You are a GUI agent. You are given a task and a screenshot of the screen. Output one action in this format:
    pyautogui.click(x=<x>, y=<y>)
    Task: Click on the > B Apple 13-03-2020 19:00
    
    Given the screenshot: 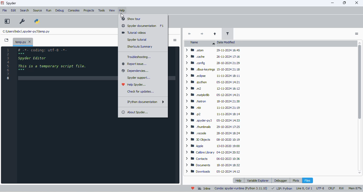 What is the action you would take?
    pyautogui.click(x=212, y=145)
    